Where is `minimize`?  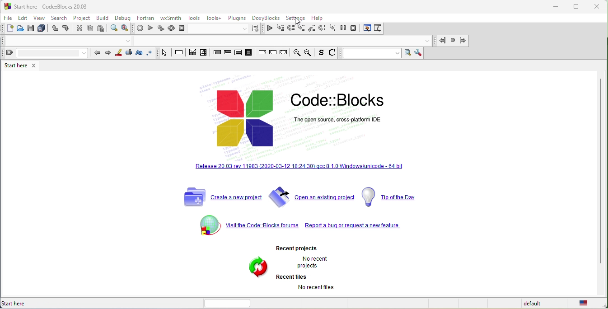
minimize is located at coordinates (557, 7).